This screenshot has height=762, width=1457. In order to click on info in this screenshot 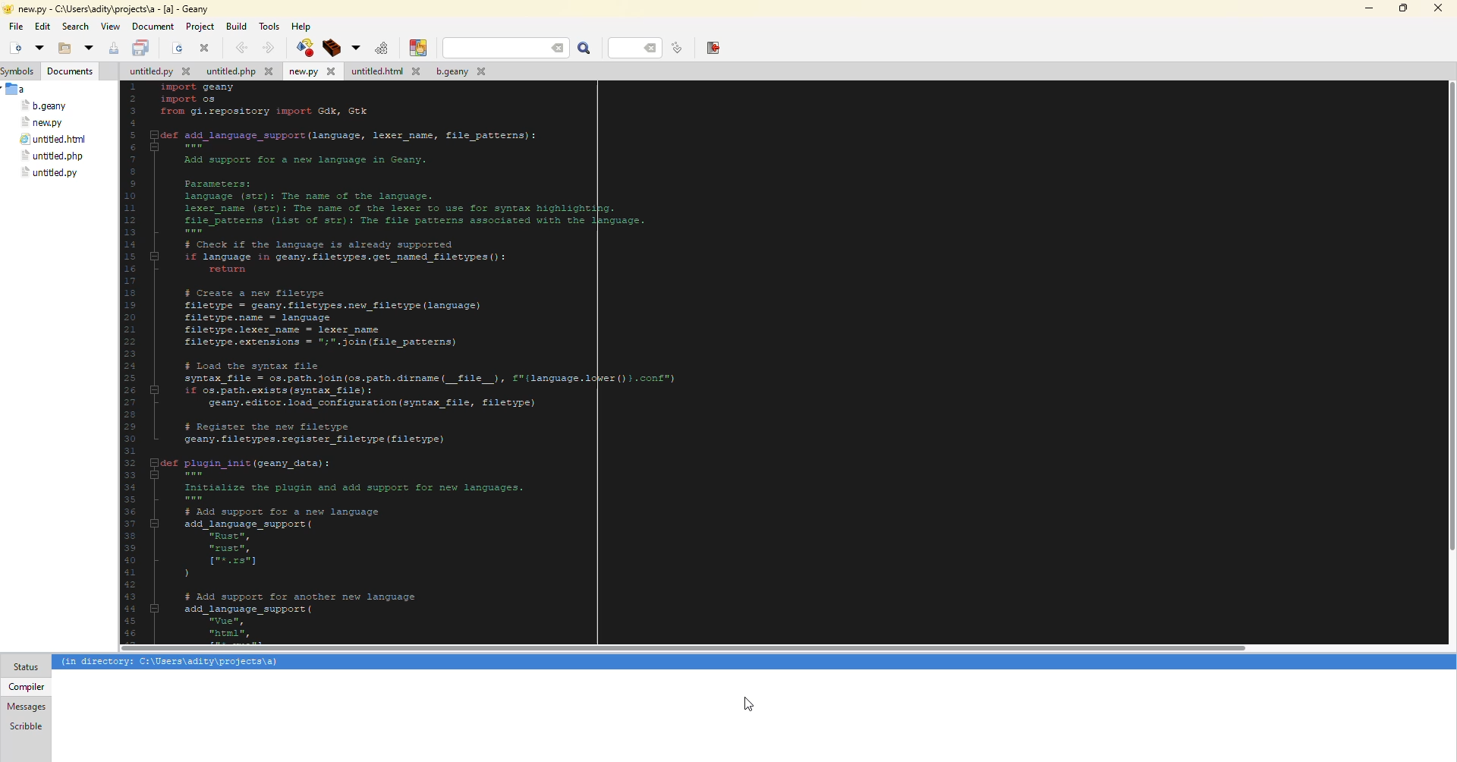, I will do `click(165, 662)`.